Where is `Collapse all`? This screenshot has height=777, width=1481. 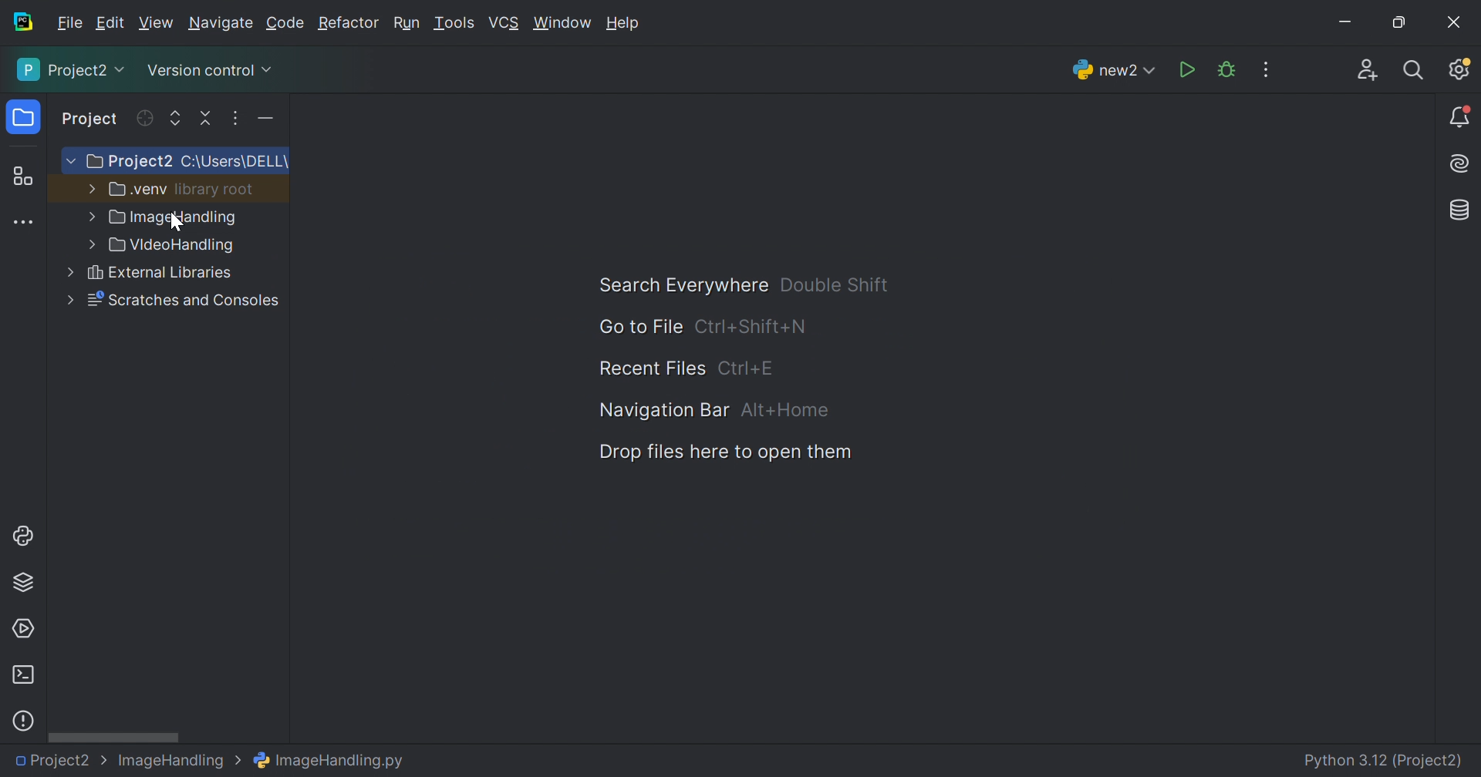 Collapse all is located at coordinates (207, 119).